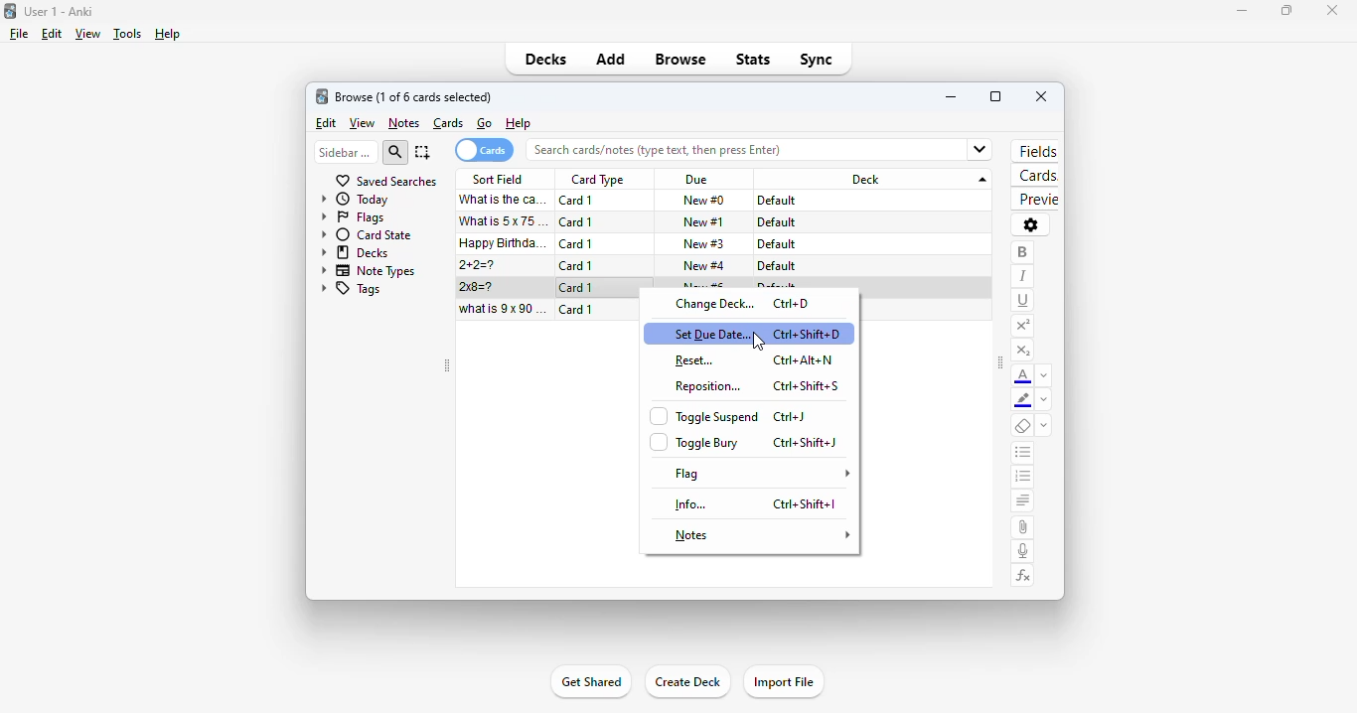 The height and width of the screenshot is (713, 1357). What do you see at coordinates (806, 444) in the screenshot?
I see `Ctrl+Shift+J` at bounding box center [806, 444].